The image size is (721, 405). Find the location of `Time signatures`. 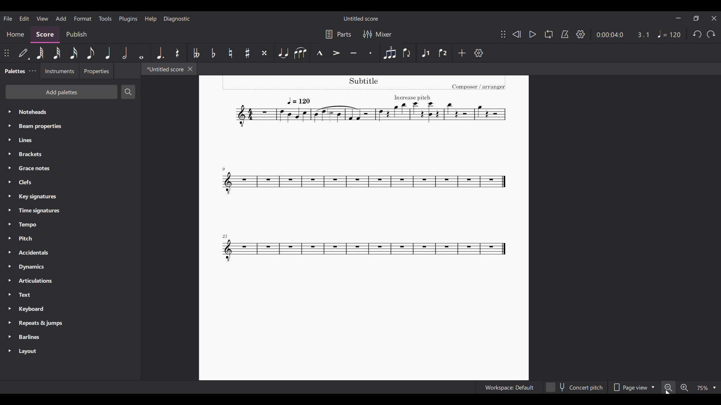

Time signatures is located at coordinates (70, 210).